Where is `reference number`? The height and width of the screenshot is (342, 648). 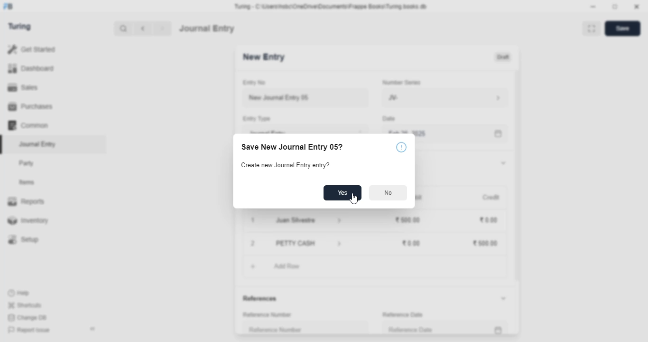
reference number is located at coordinates (305, 328).